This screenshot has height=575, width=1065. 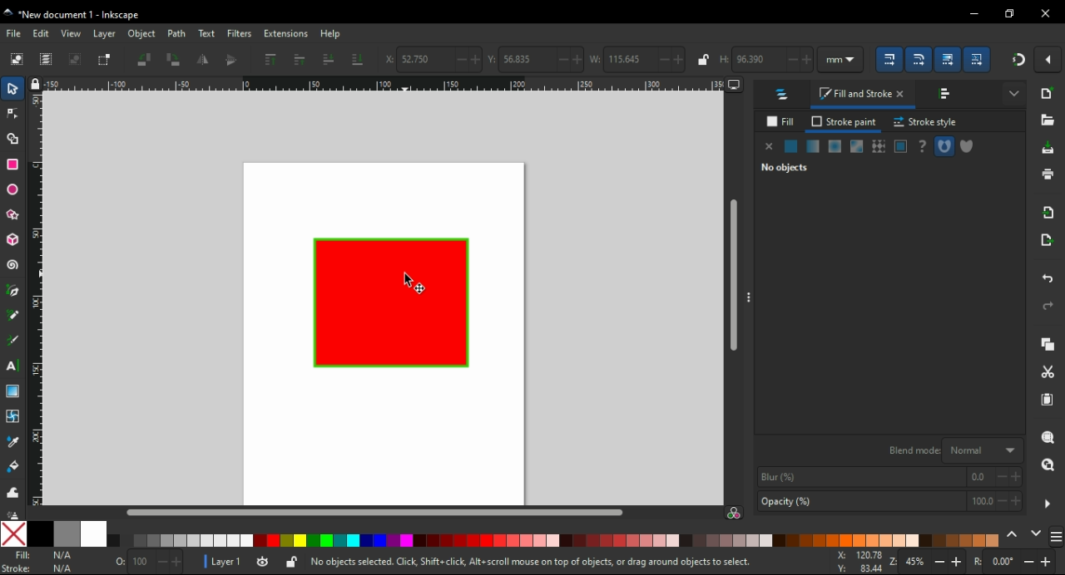 What do you see at coordinates (702, 60) in the screenshot?
I see `lock` at bounding box center [702, 60].